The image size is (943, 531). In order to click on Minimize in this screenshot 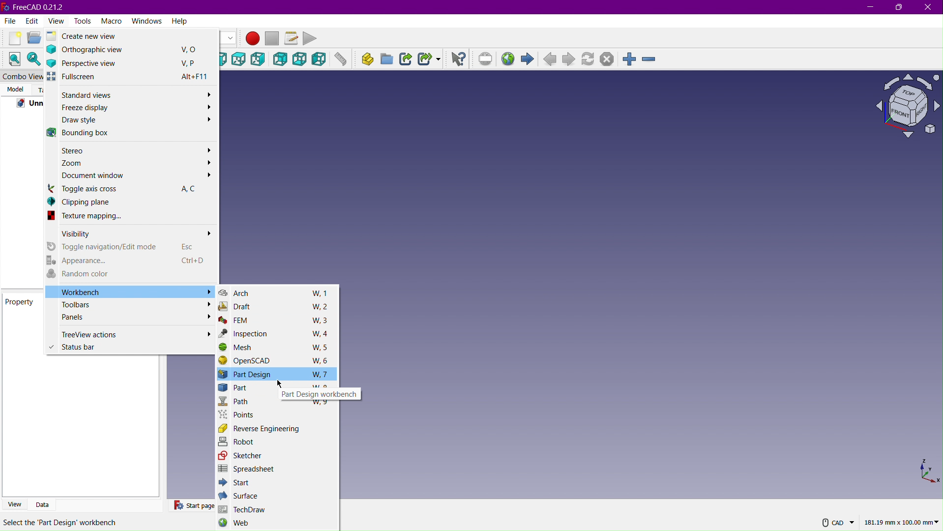, I will do `click(869, 8)`.